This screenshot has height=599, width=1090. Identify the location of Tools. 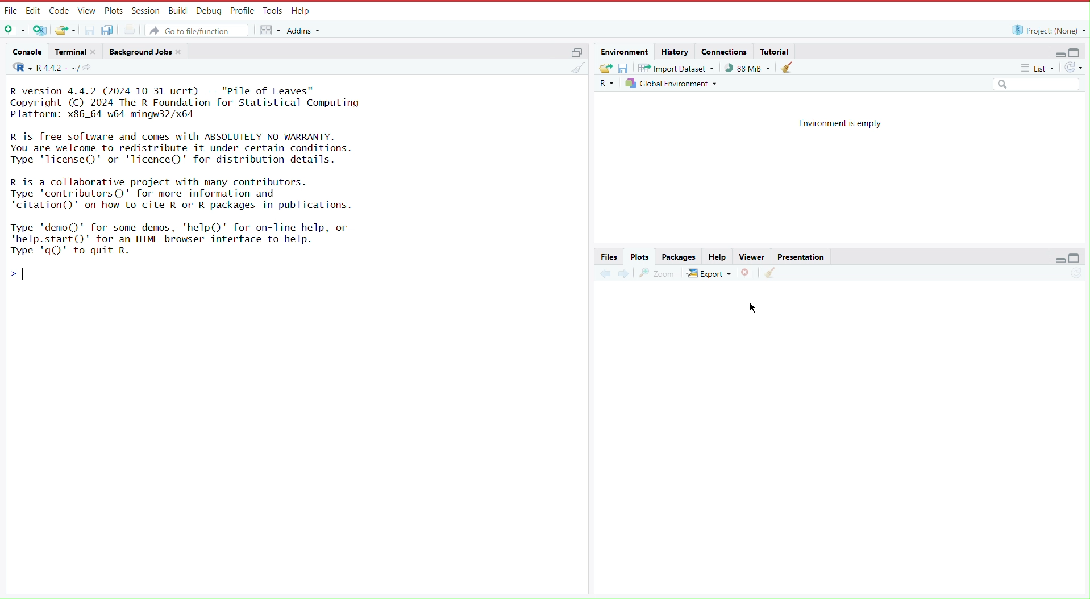
(271, 11).